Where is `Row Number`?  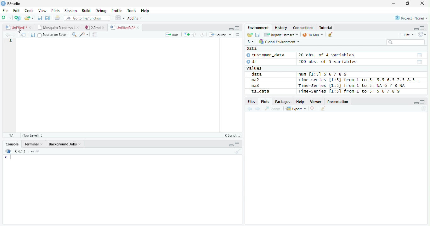 Row Number is located at coordinates (10, 41).